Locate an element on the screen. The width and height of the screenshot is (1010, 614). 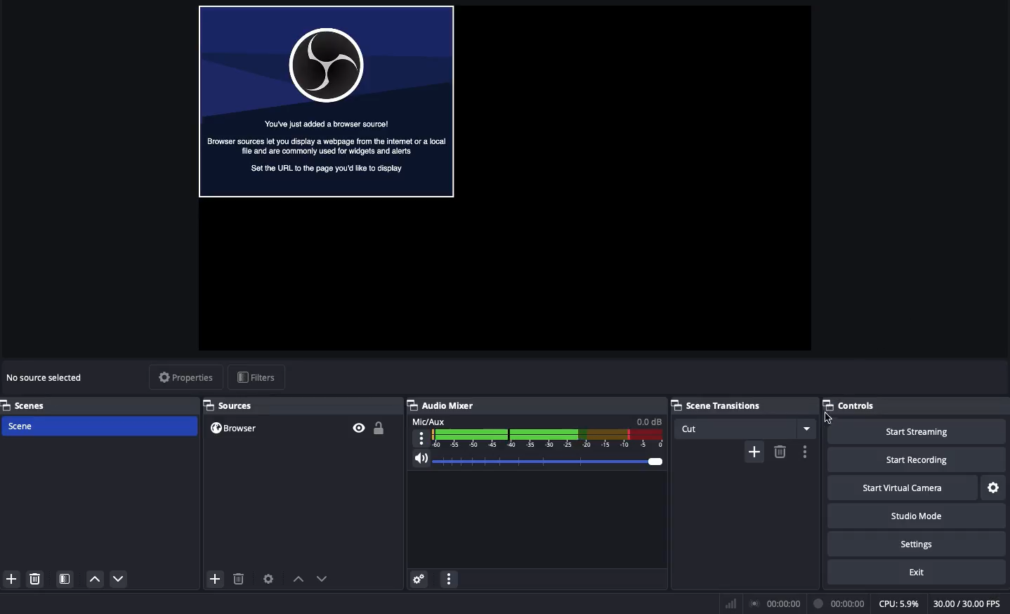
CPU is located at coordinates (897, 603).